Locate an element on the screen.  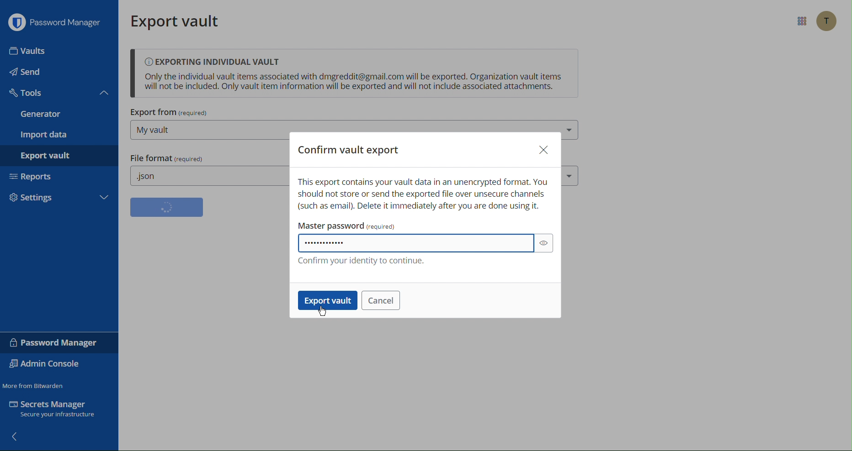
Confirm vault export is located at coordinates (349, 147).